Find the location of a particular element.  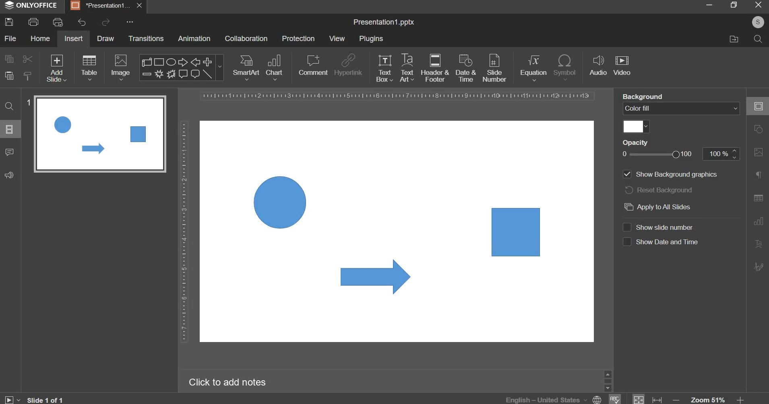

file location is located at coordinates (734, 39).